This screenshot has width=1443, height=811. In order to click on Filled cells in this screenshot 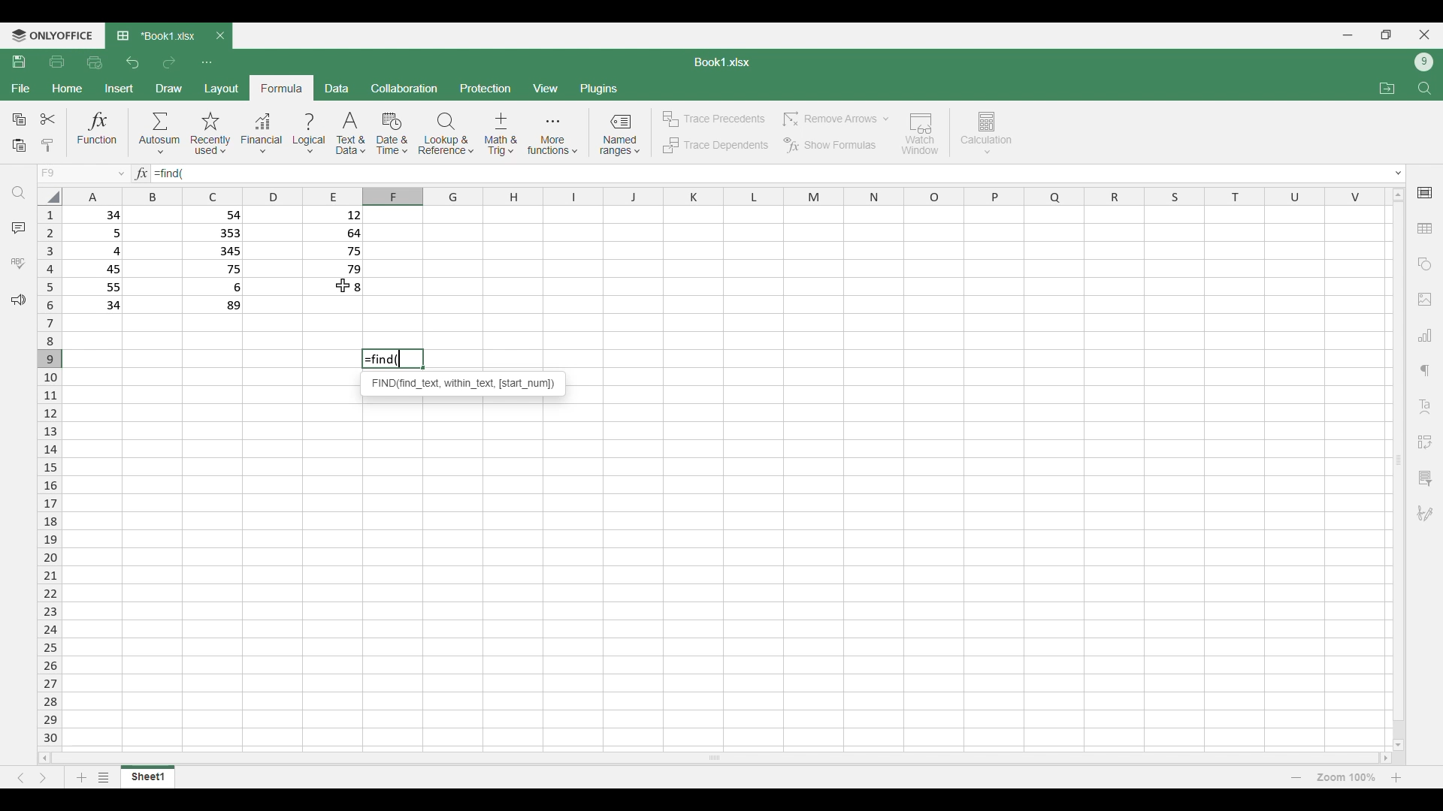, I will do `click(334, 253)`.